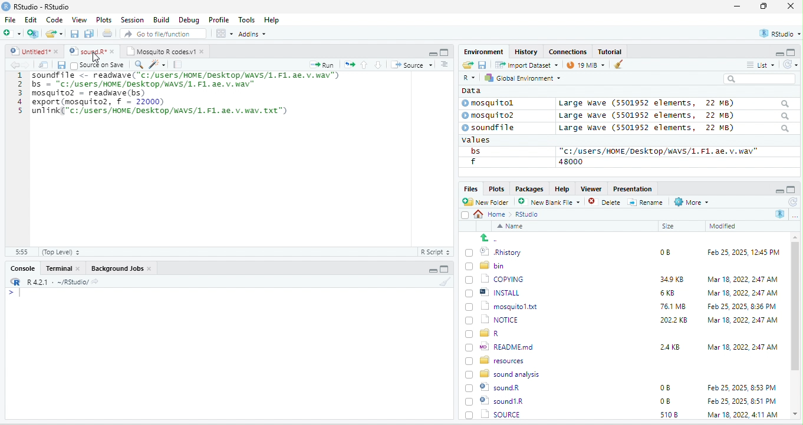 The image size is (803, 425). Describe the element at coordinates (674, 129) in the screenshot. I see `Large wave (5501952 elements, 22 MB)` at that location.